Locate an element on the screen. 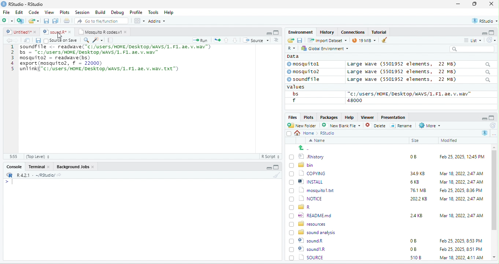  scroll bar is located at coordinates (494, 203).